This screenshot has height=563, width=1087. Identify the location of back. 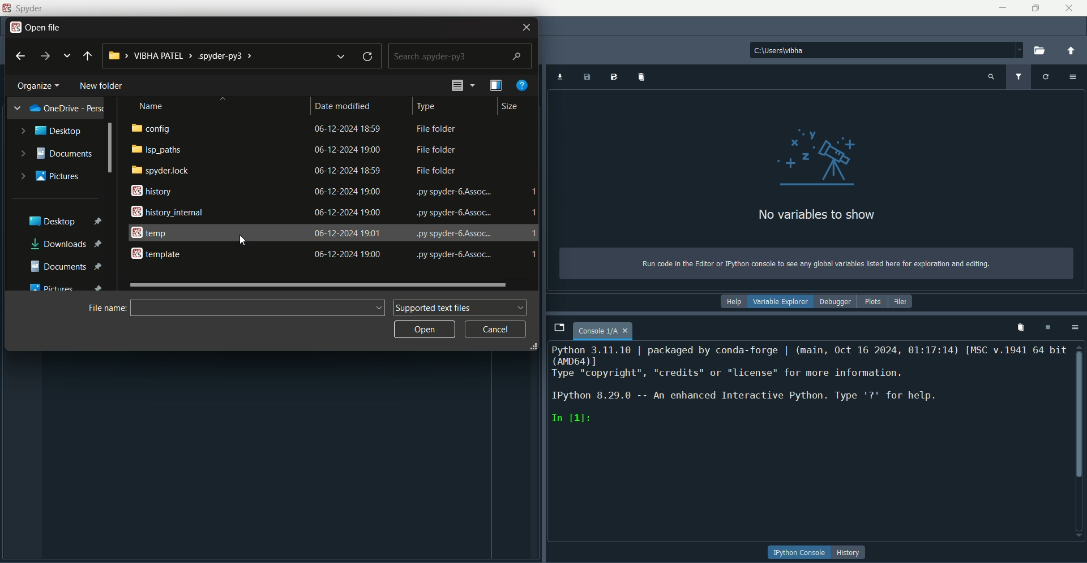
(22, 55).